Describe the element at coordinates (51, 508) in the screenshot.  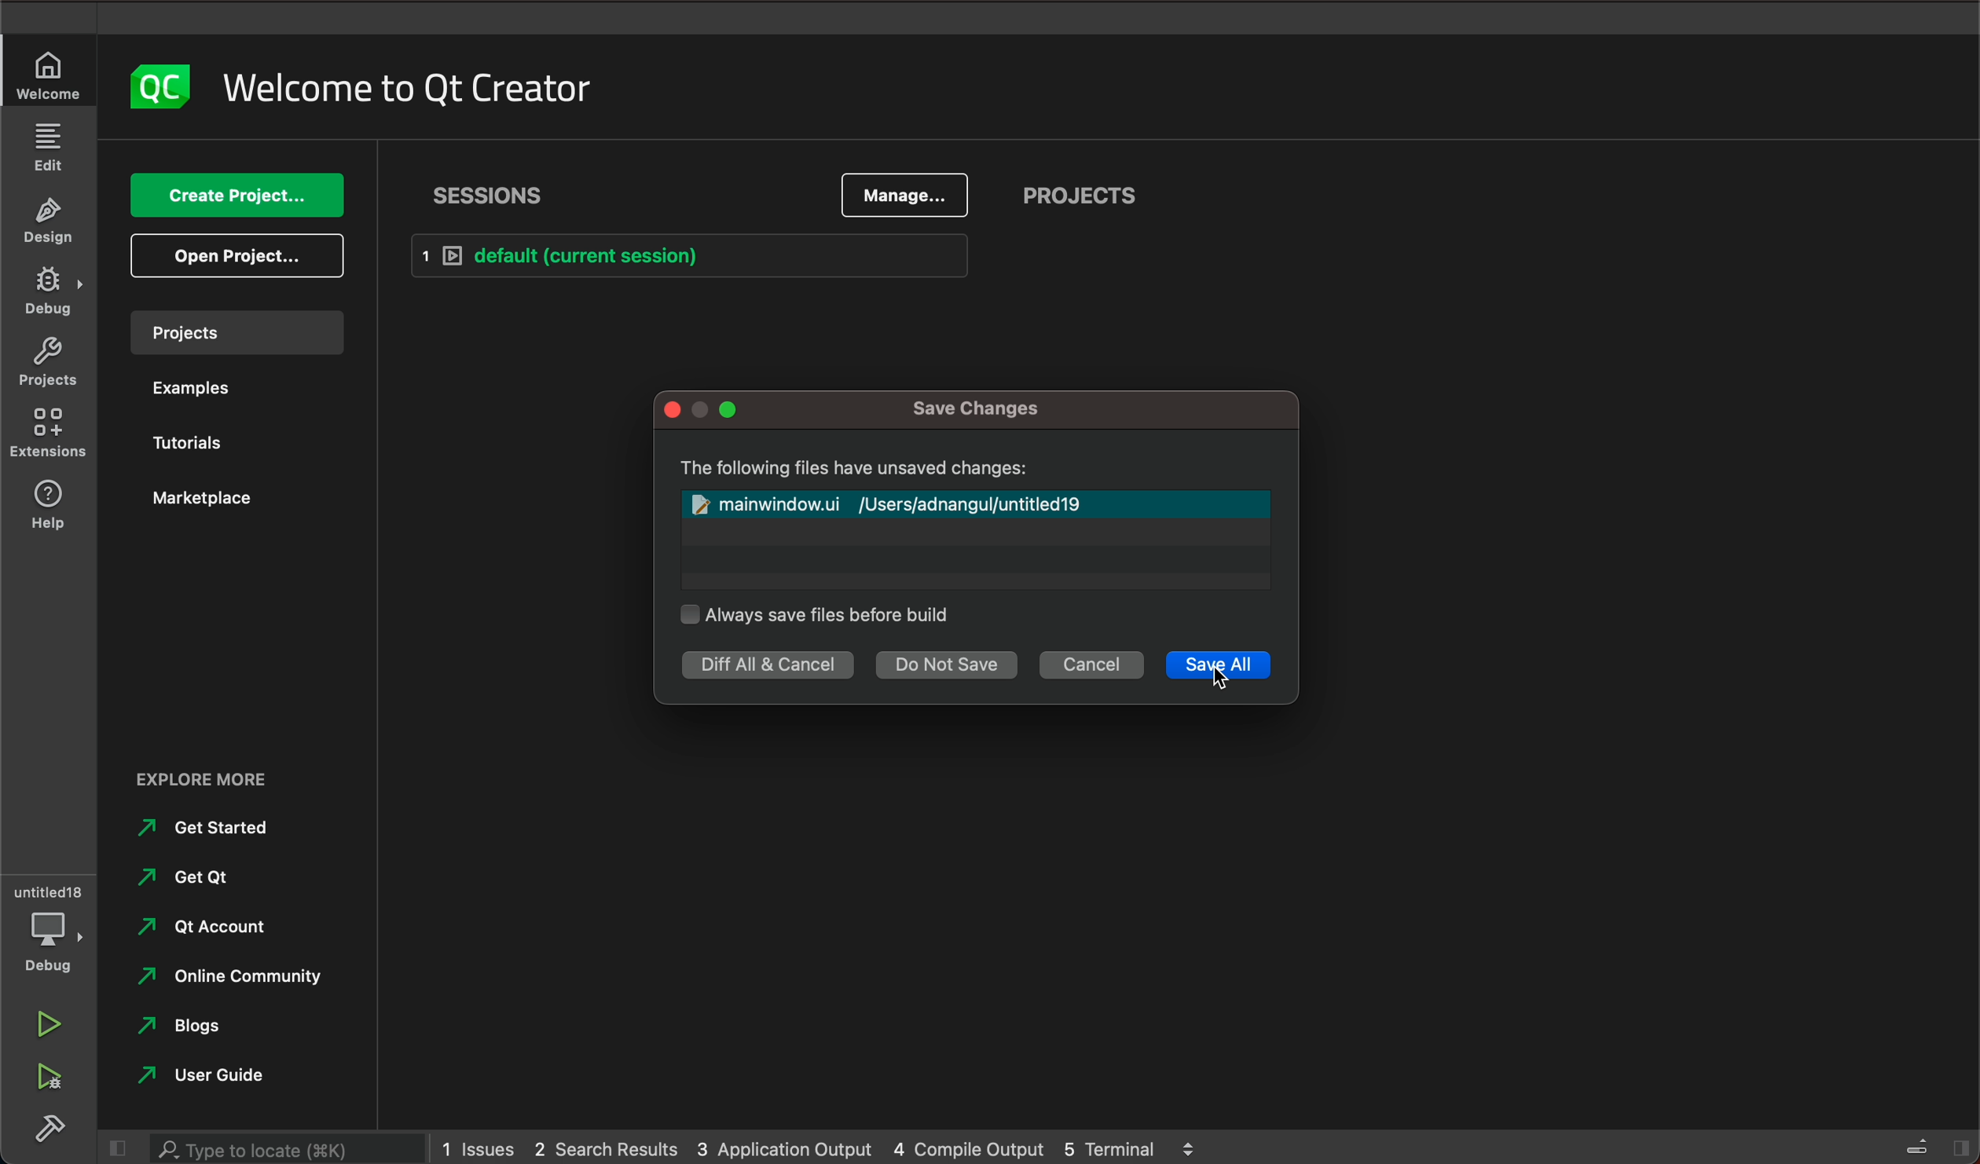
I see `help` at that location.